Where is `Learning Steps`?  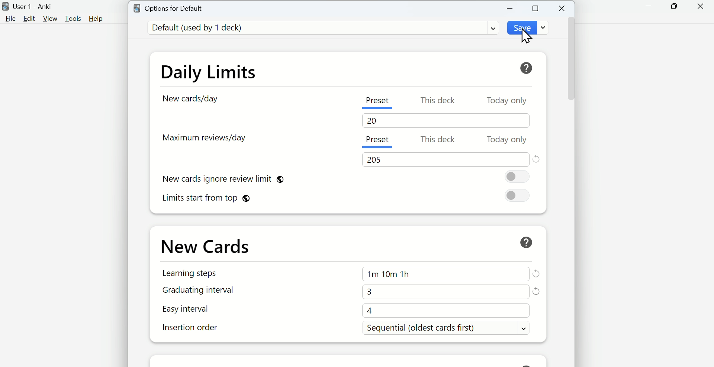
Learning Steps is located at coordinates (191, 275).